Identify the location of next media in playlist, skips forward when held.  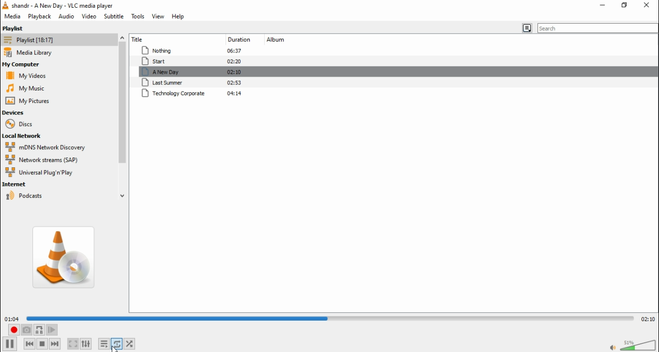
(57, 344).